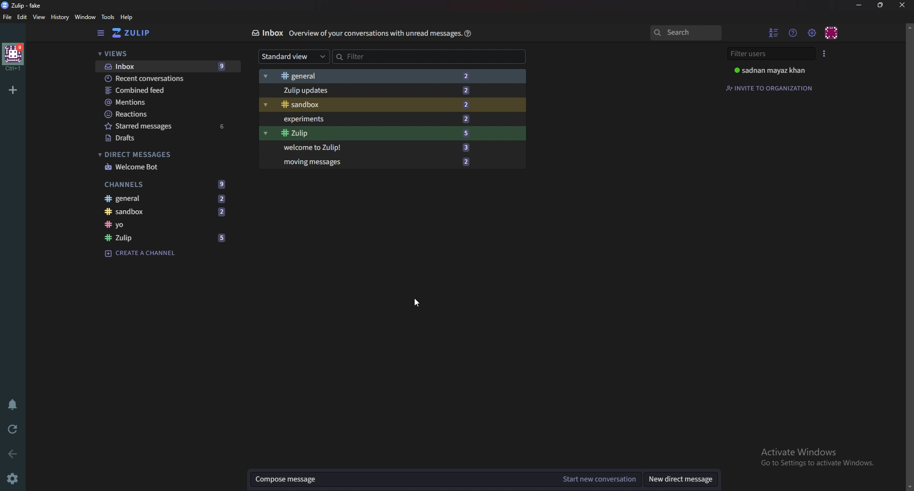 The width and height of the screenshot is (914, 491). Describe the element at coordinates (378, 162) in the screenshot. I see `Moving messages` at that location.